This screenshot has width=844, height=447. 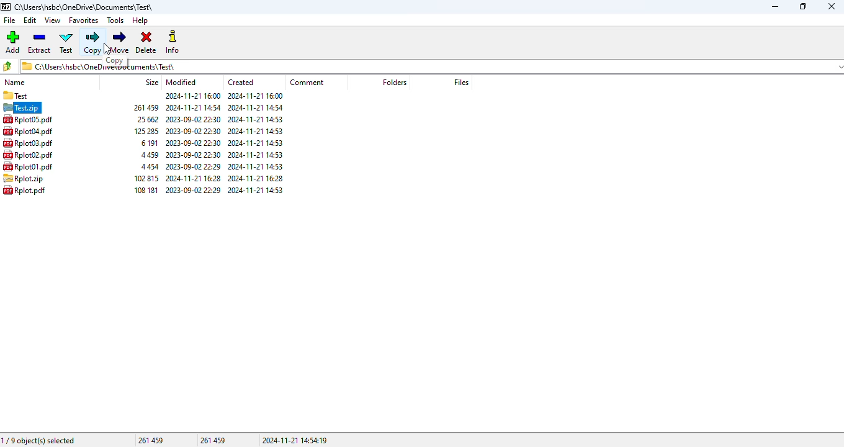 What do you see at coordinates (7, 66) in the screenshot?
I see `browse folders` at bounding box center [7, 66].